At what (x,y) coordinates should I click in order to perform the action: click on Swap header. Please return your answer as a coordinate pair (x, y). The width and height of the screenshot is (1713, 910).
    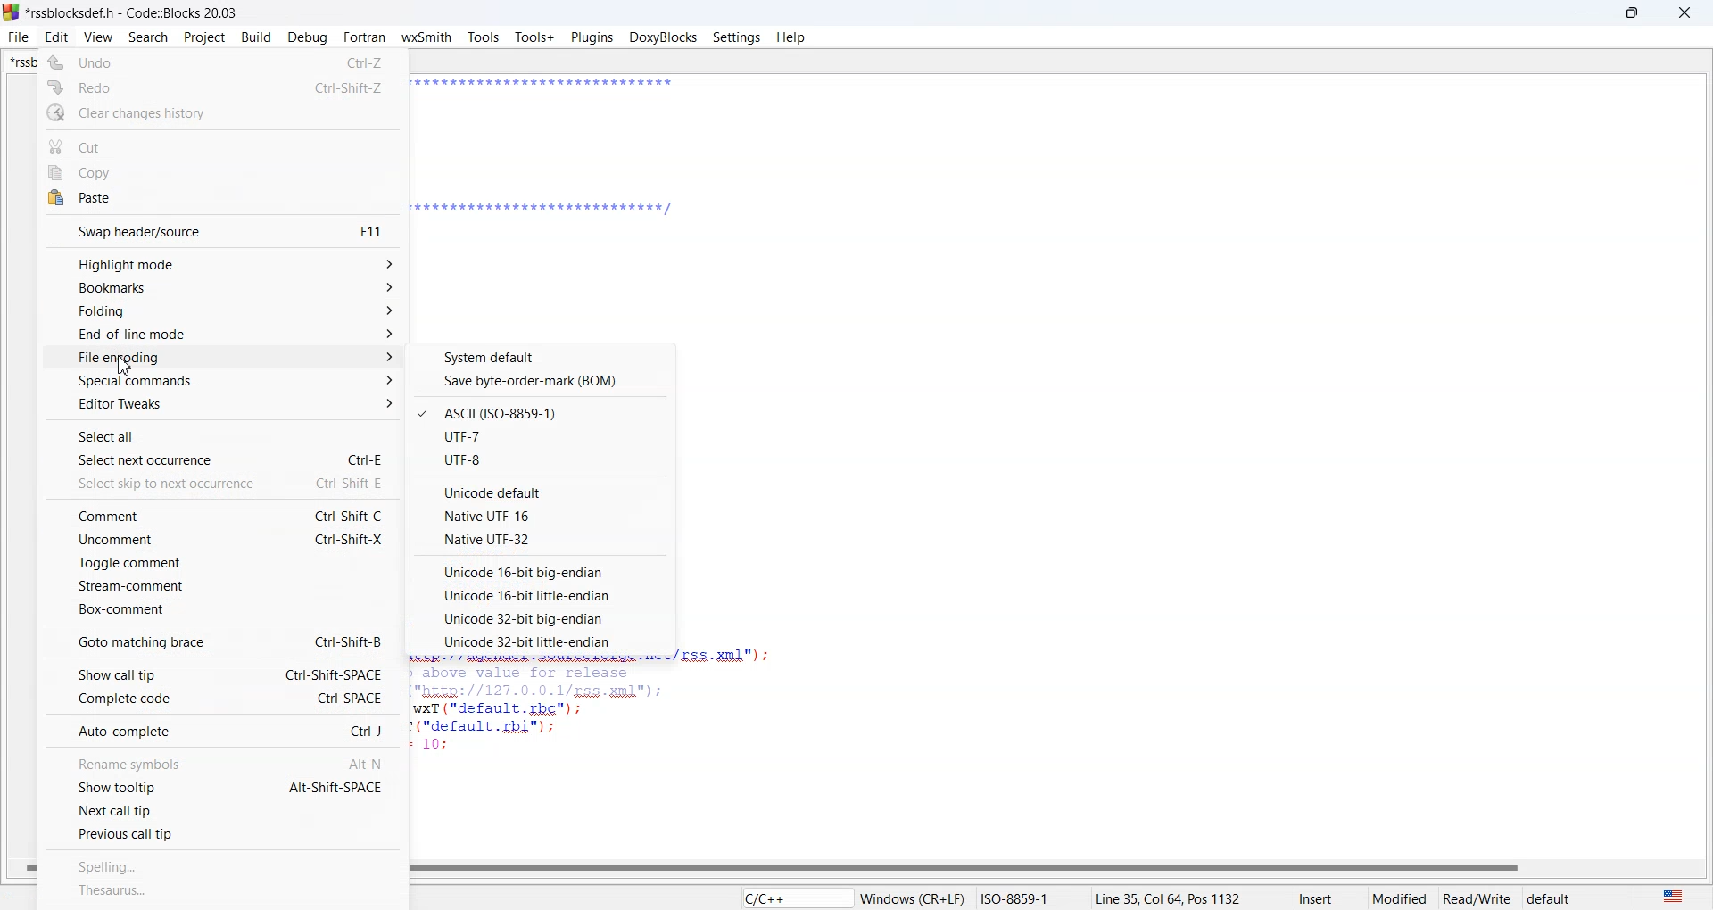
    Looking at the image, I should click on (223, 231).